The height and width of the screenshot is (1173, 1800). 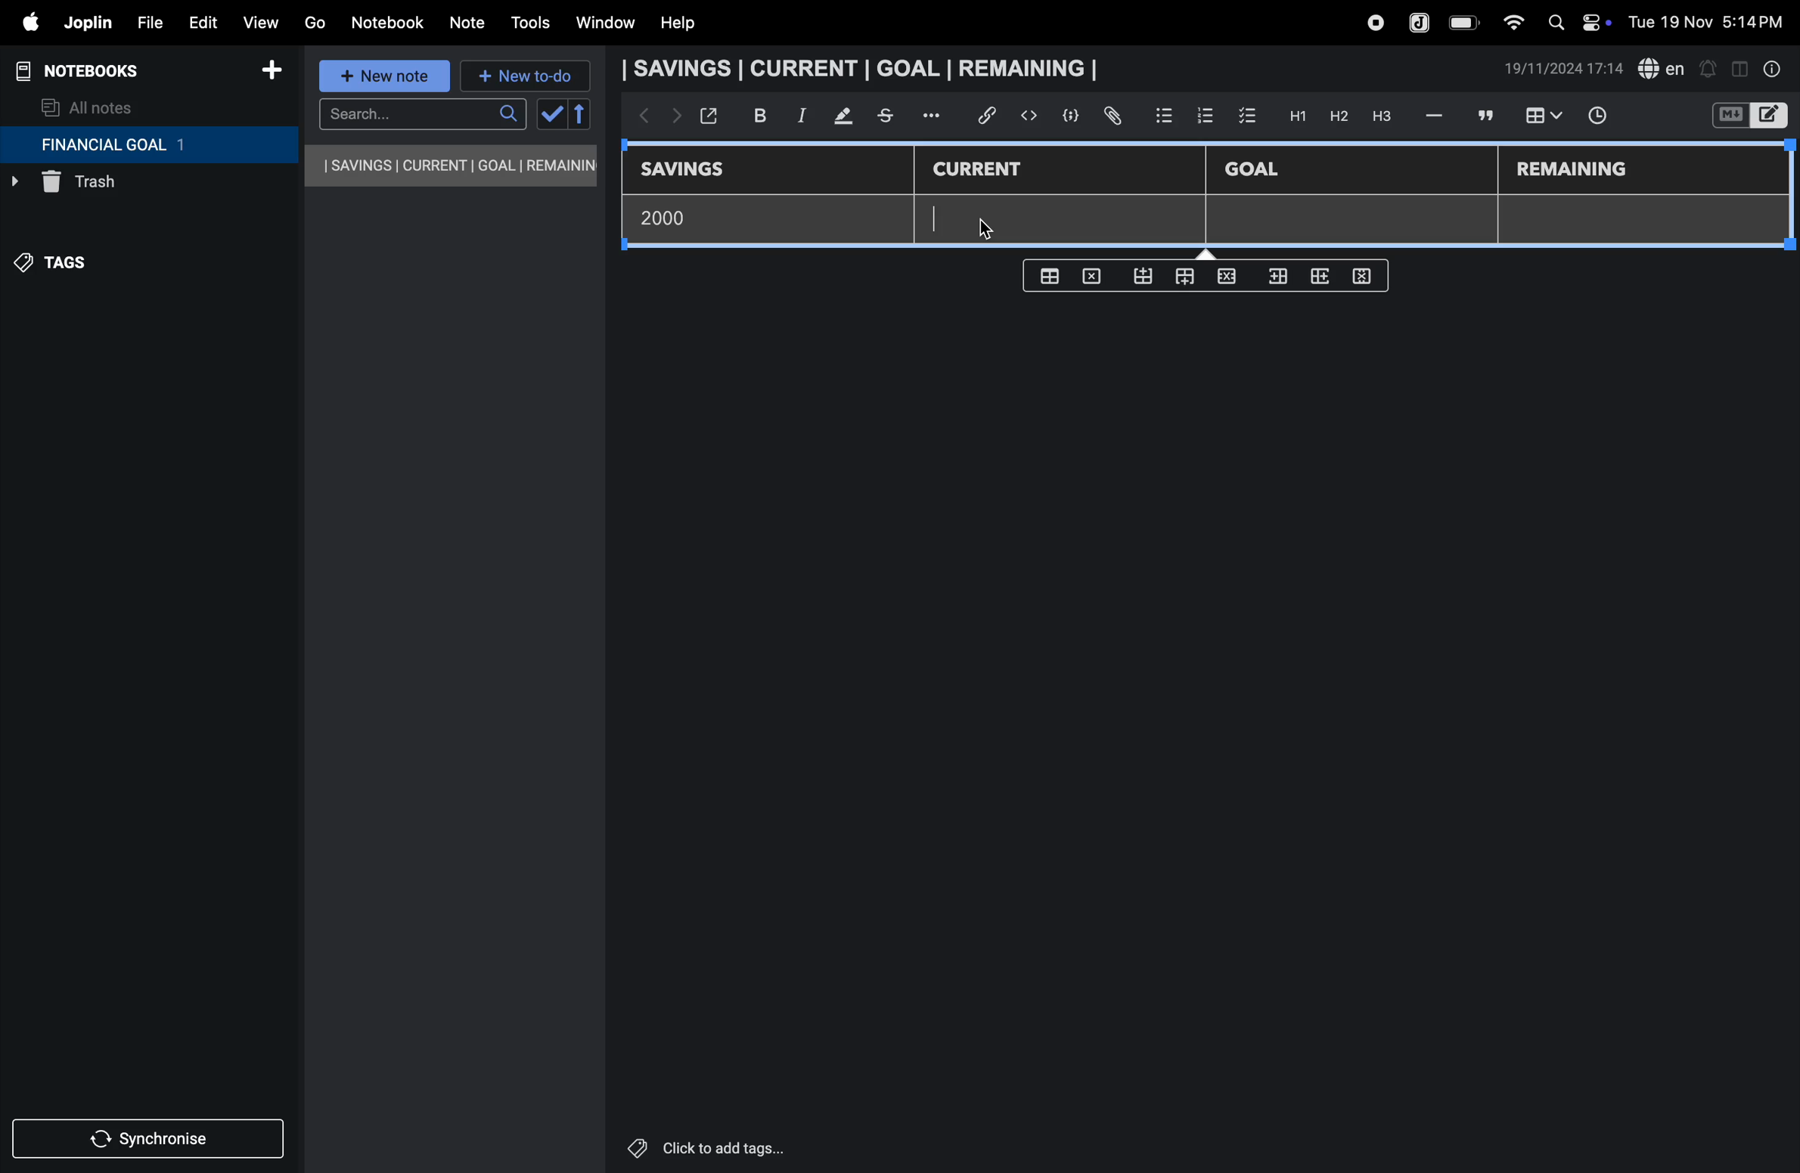 I want to click on alert, so click(x=1707, y=68).